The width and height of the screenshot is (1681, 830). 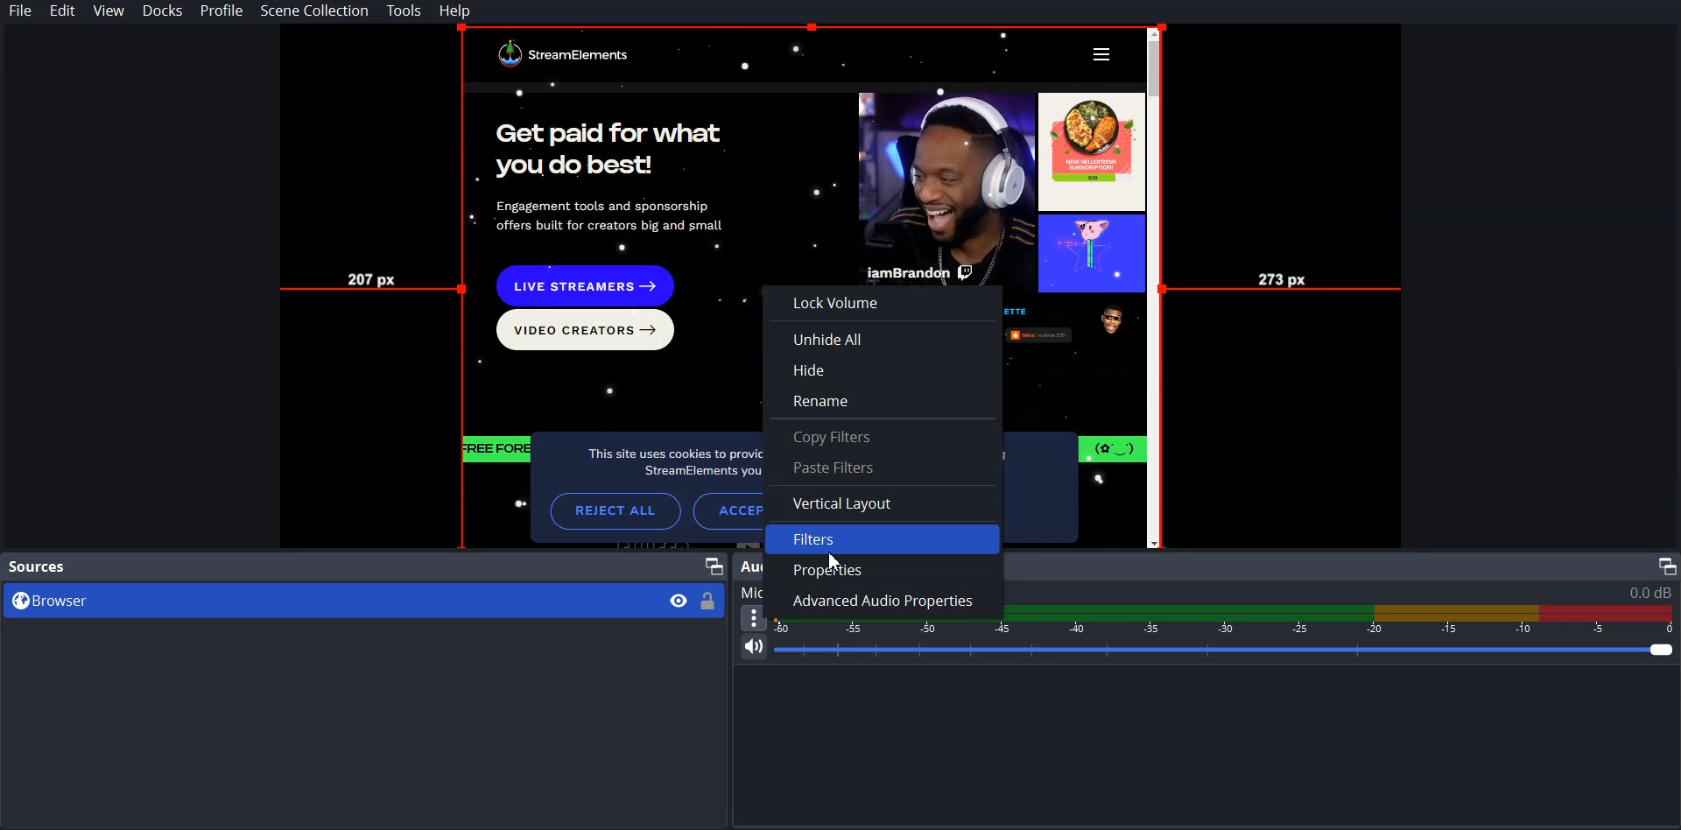 I want to click on Scene Collection, so click(x=314, y=11).